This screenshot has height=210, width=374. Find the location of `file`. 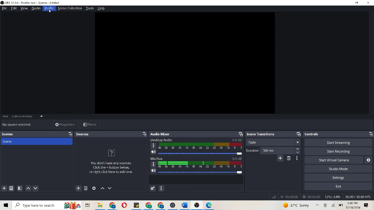

file is located at coordinates (137, 206).